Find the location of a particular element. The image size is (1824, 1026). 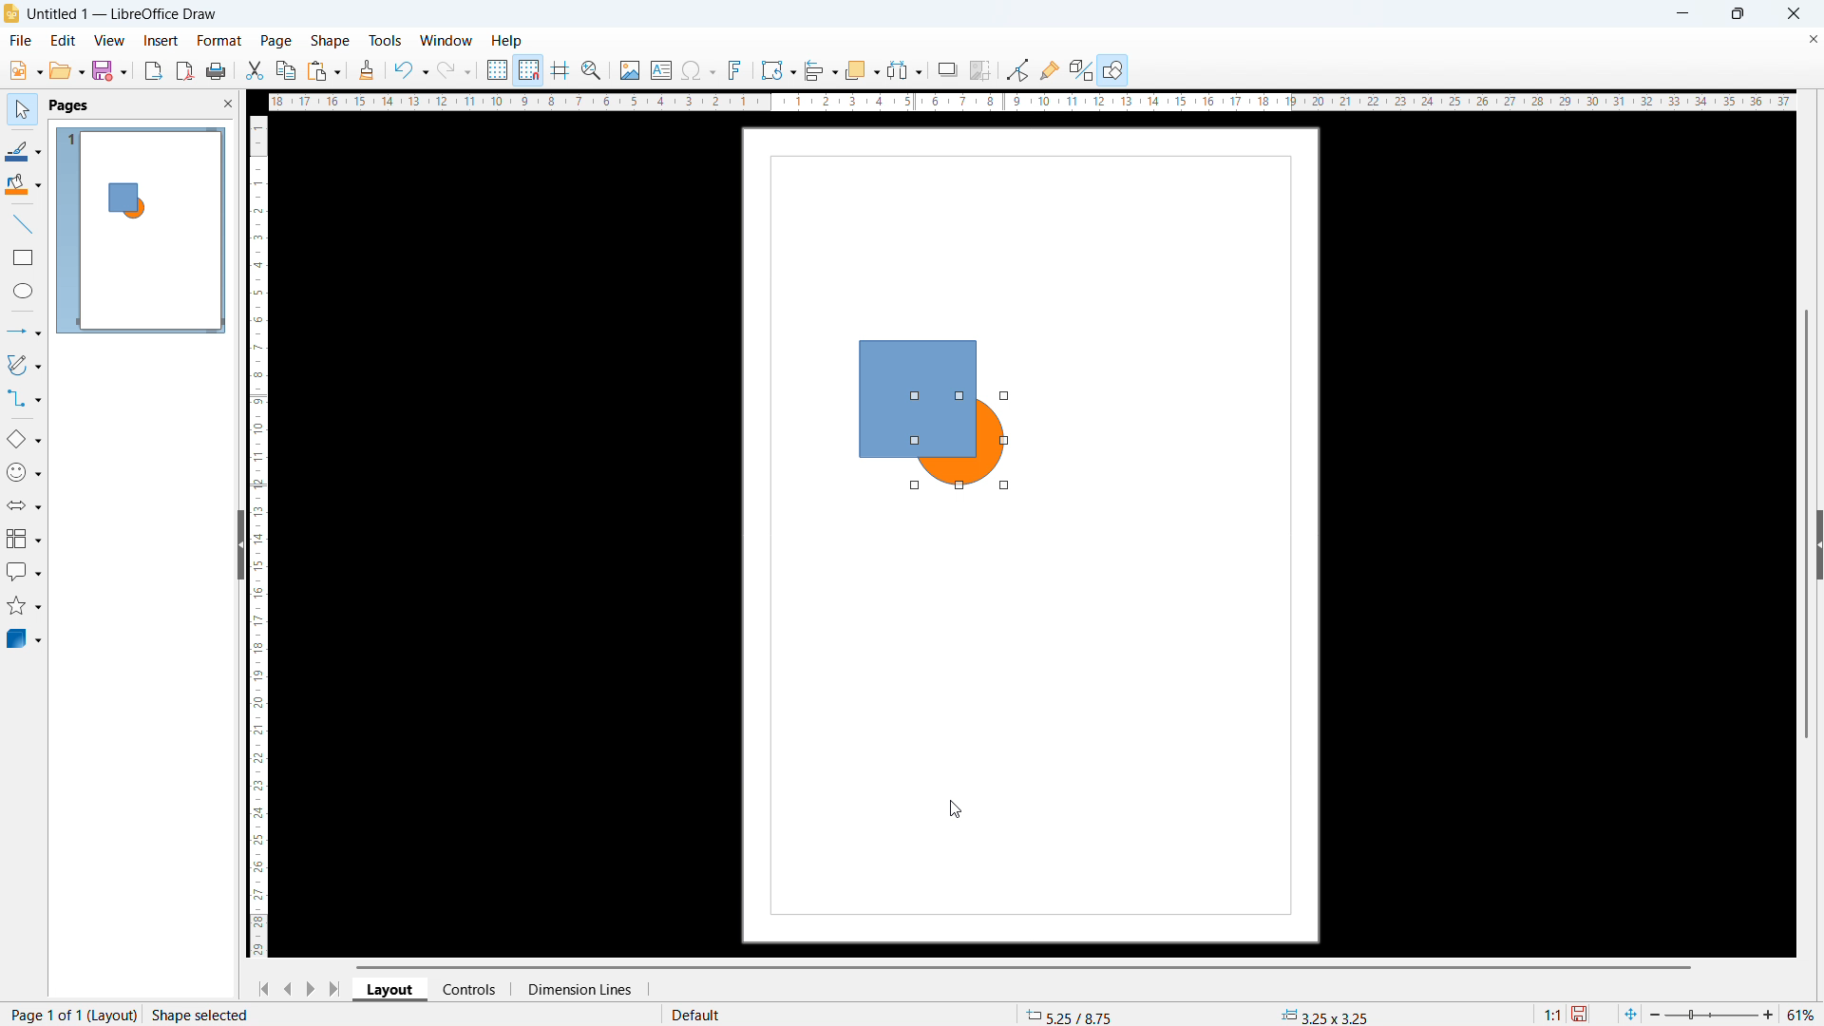

expand pane is located at coordinates (1818, 547).